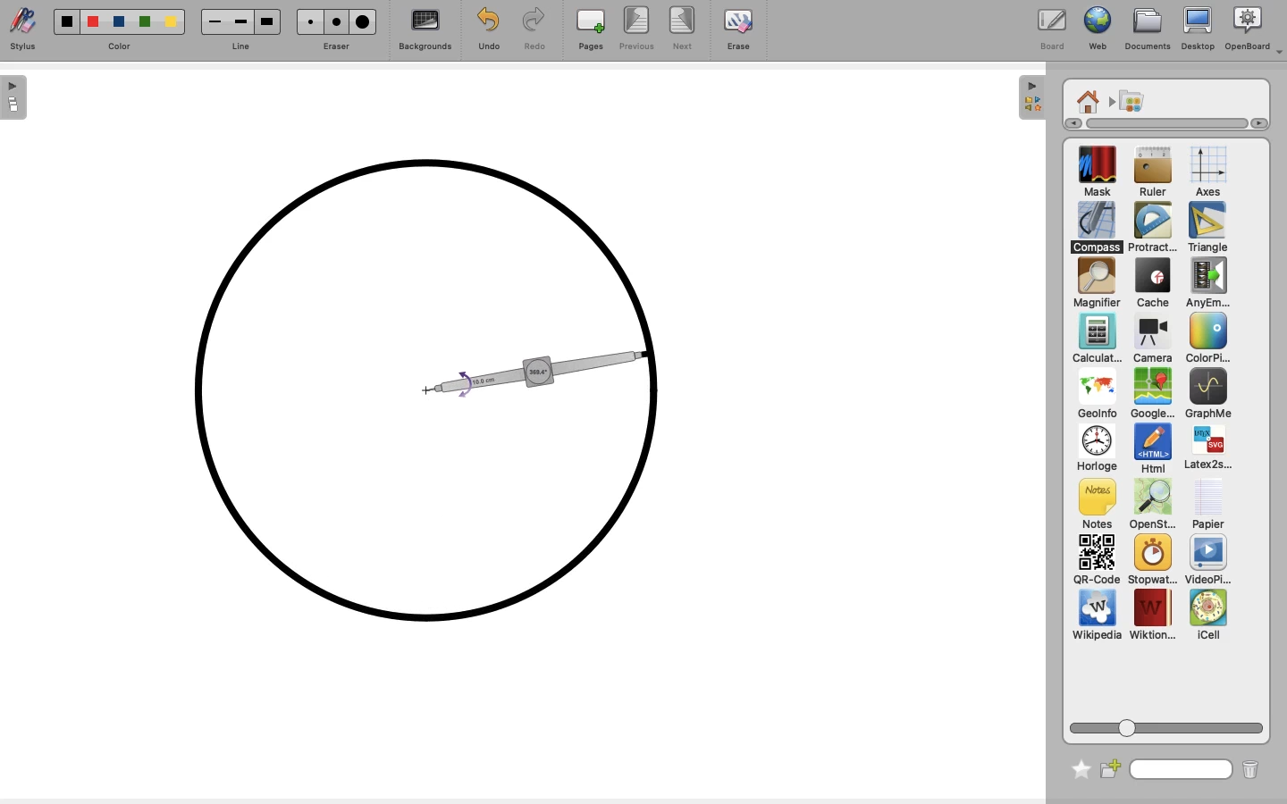  What do you see at coordinates (1097, 618) in the screenshot?
I see `Wikipedia` at bounding box center [1097, 618].